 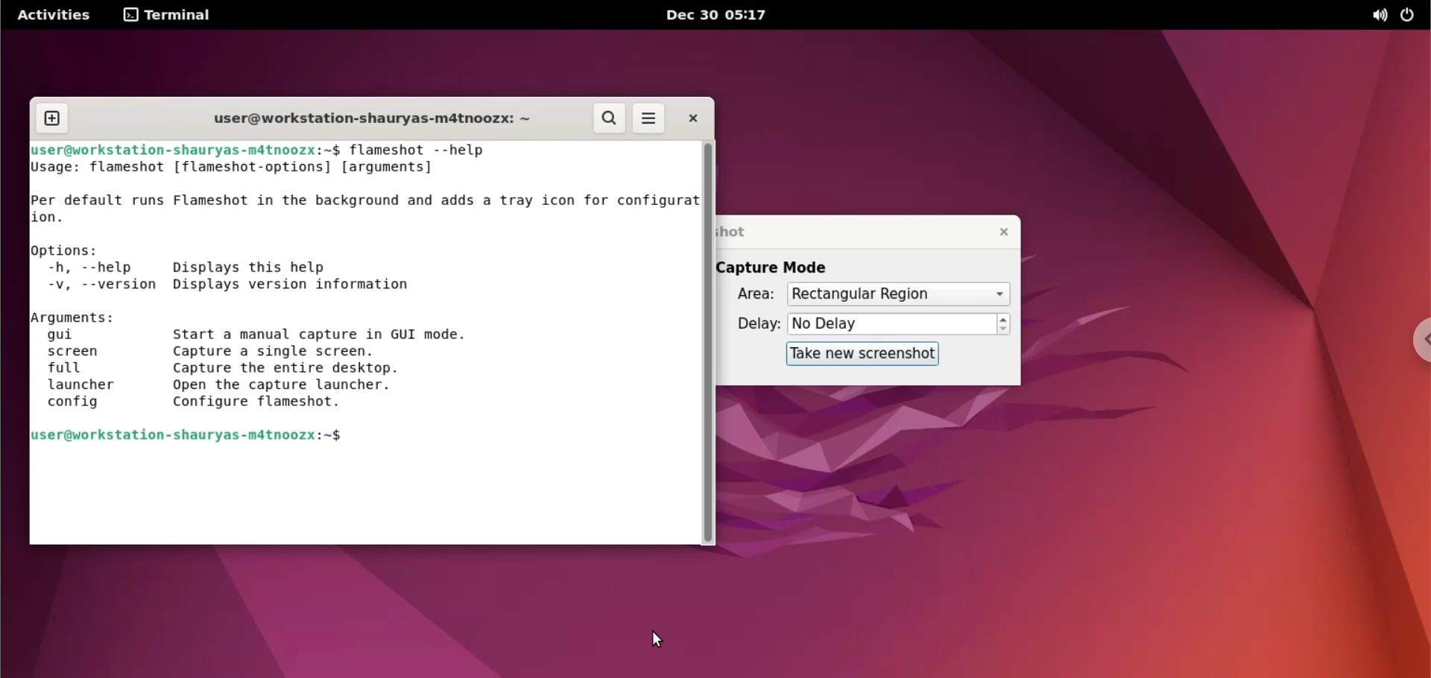 What do you see at coordinates (56, 169) in the screenshot?
I see `usage:` at bounding box center [56, 169].